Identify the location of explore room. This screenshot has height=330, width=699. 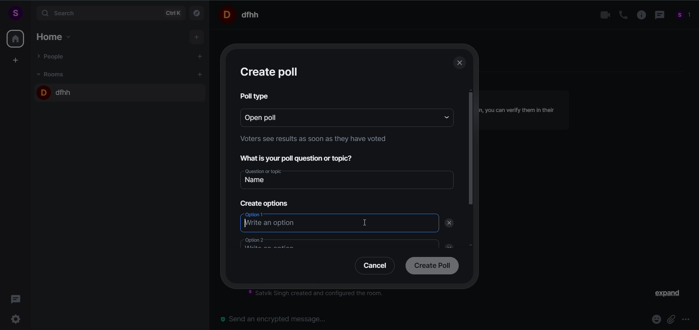
(197, 12).